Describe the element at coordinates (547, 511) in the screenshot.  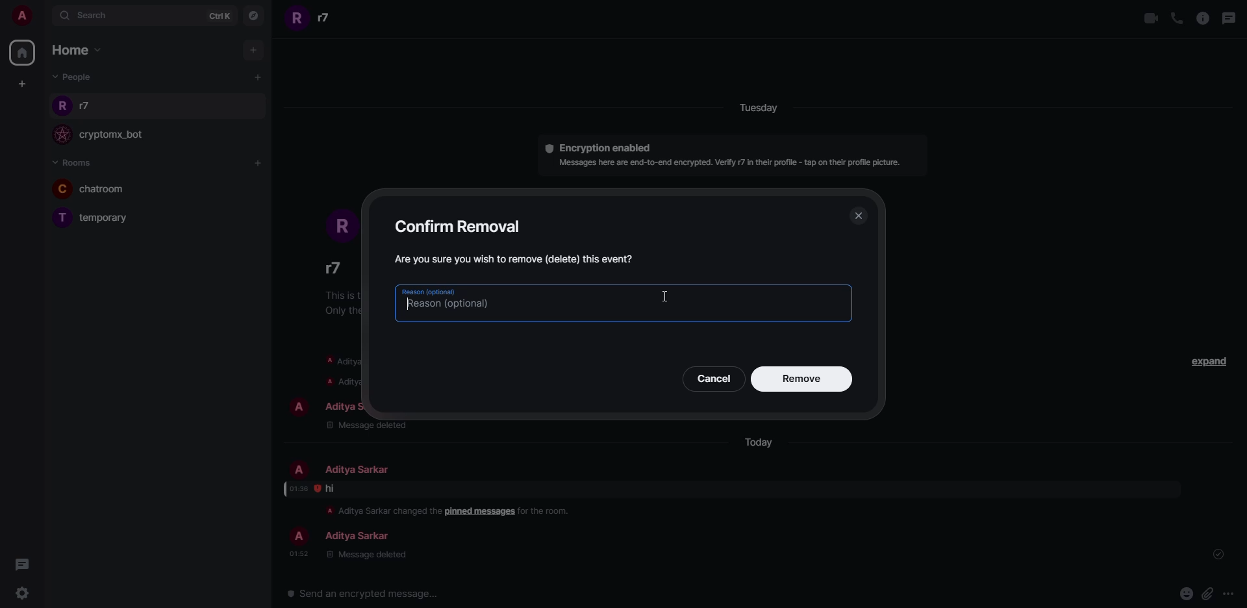
I see `info` at that location.